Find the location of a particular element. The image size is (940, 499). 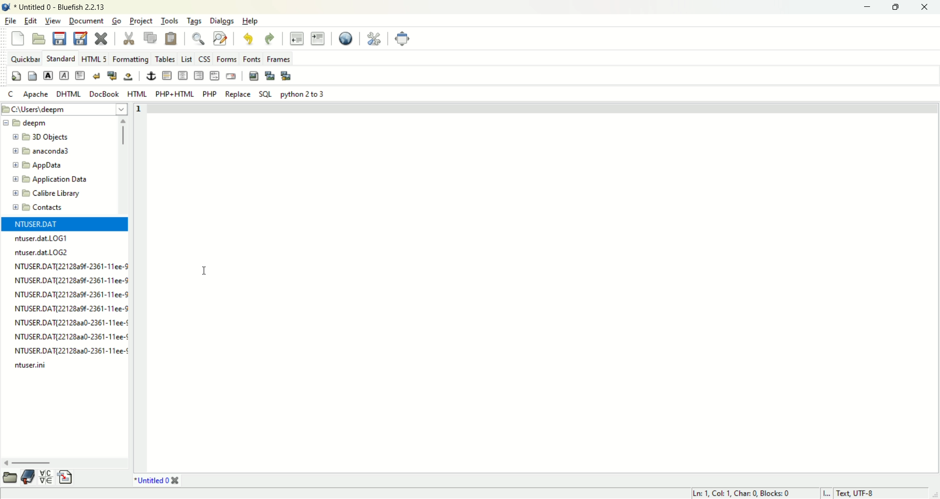

scroll bar is located at coordinates (65, 464).